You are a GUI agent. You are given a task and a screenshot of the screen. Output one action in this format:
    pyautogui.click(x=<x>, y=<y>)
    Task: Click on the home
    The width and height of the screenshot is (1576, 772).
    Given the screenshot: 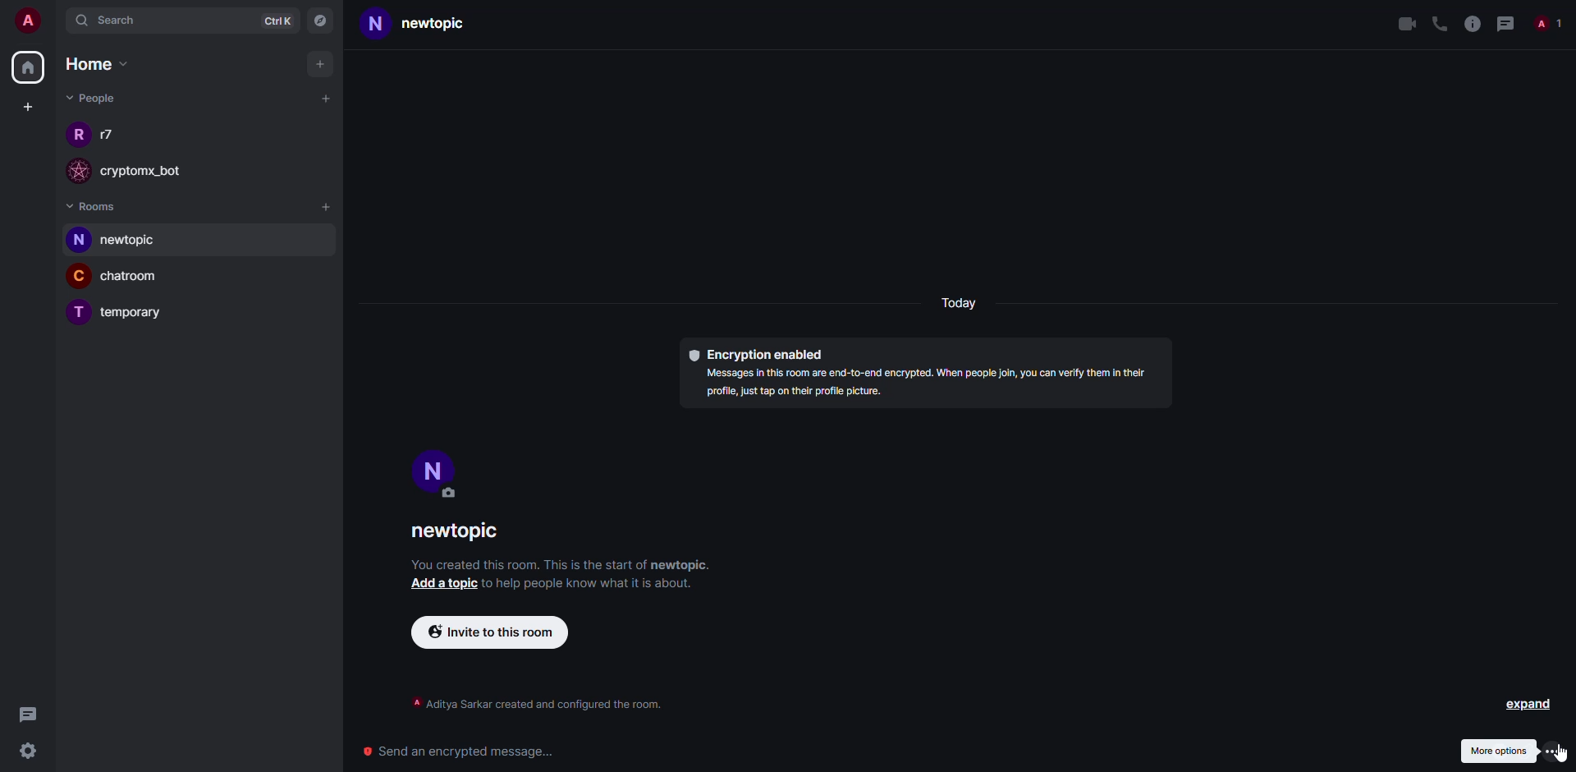 What is the action you would take?
    pyautogui.click(x=25, y=70)
    